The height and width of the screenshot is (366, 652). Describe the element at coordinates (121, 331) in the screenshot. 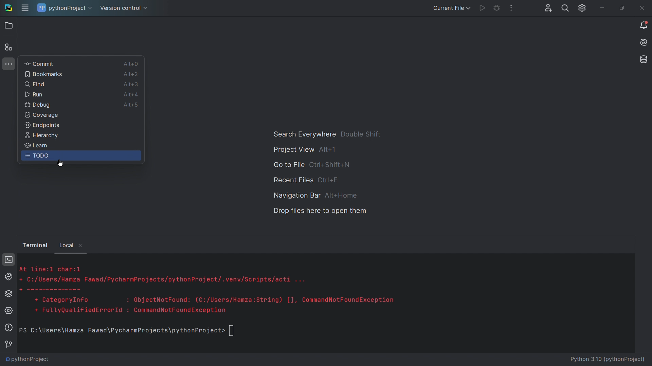

I see `PS C:\Users\Hamza Fawad\PycharmProjects\pythonProject>` at that location.